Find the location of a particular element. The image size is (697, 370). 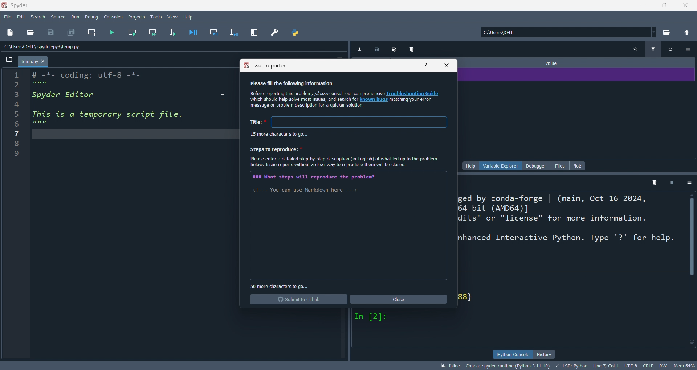

Edit Export is located at coordinates (394, 50).